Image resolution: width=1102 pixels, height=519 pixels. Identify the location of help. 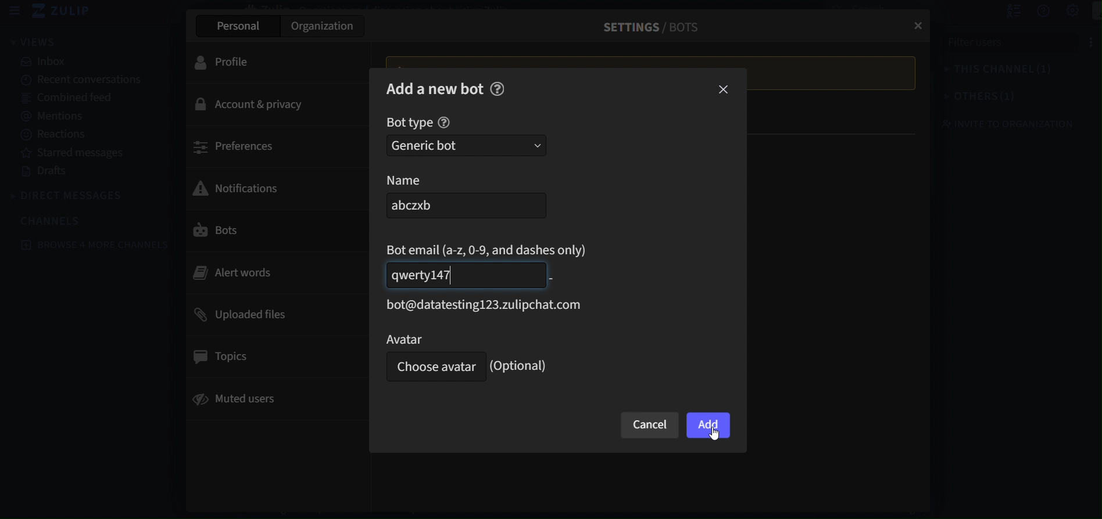
(498, 88).